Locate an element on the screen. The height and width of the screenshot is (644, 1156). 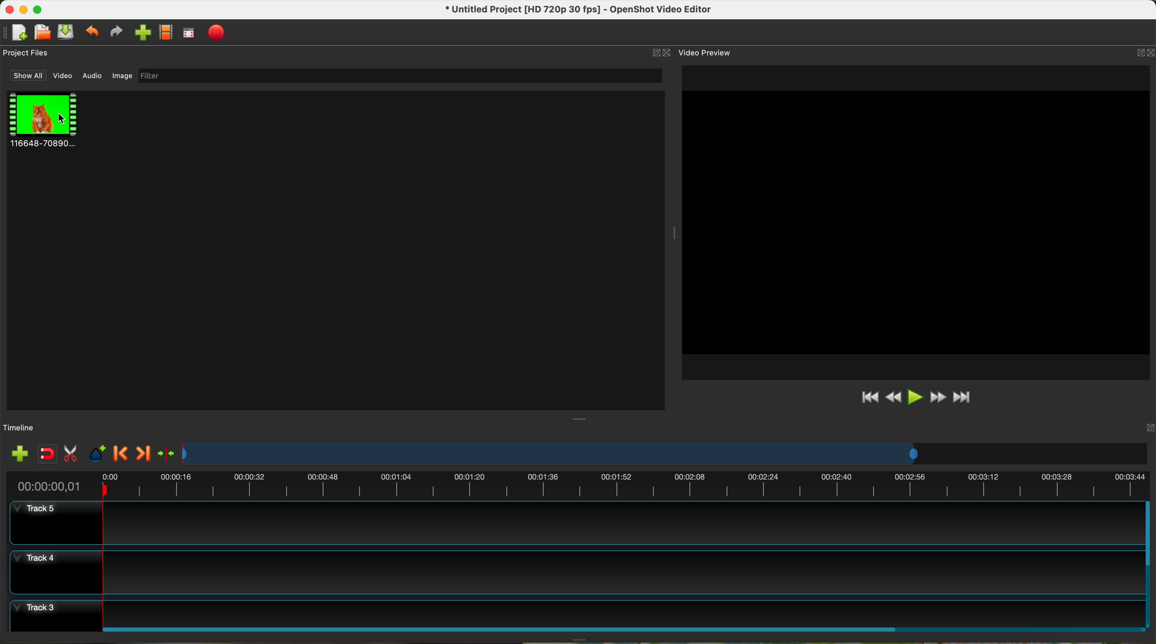
close is located at coordinates (662, 53).